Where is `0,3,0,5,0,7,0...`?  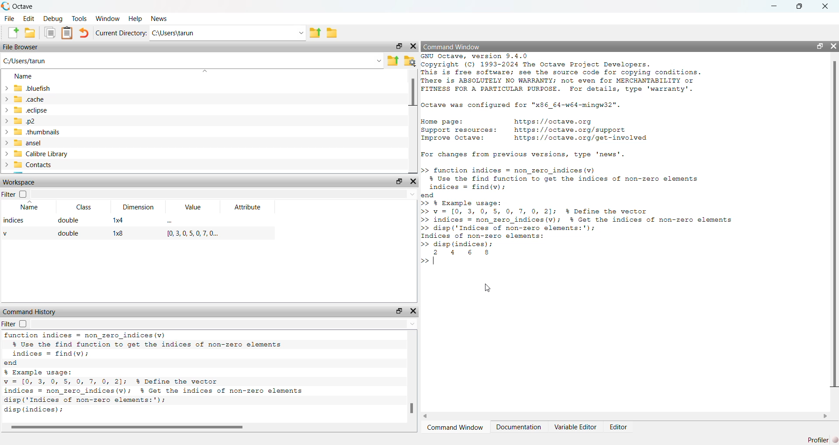 0,3,0,5,0,7,0... is located at coordinates (188, 234).